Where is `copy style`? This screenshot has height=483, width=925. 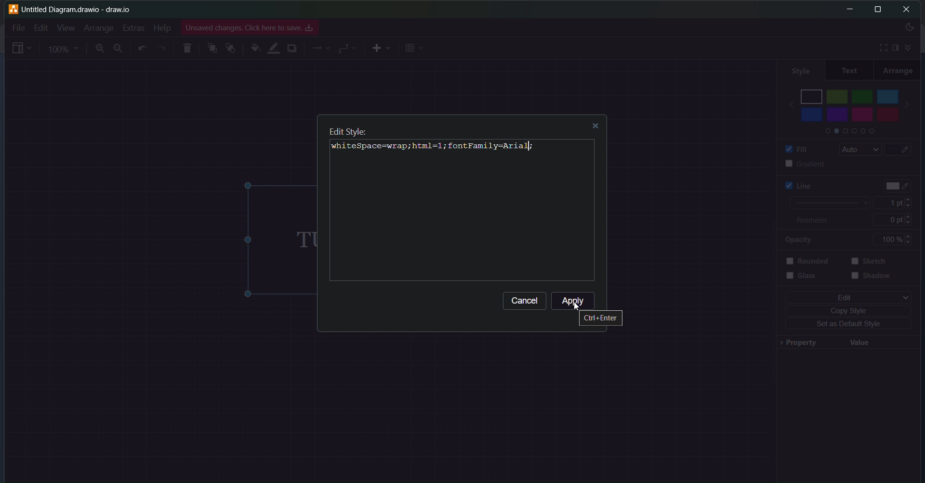 copy style is located at coordinates (850, 310).